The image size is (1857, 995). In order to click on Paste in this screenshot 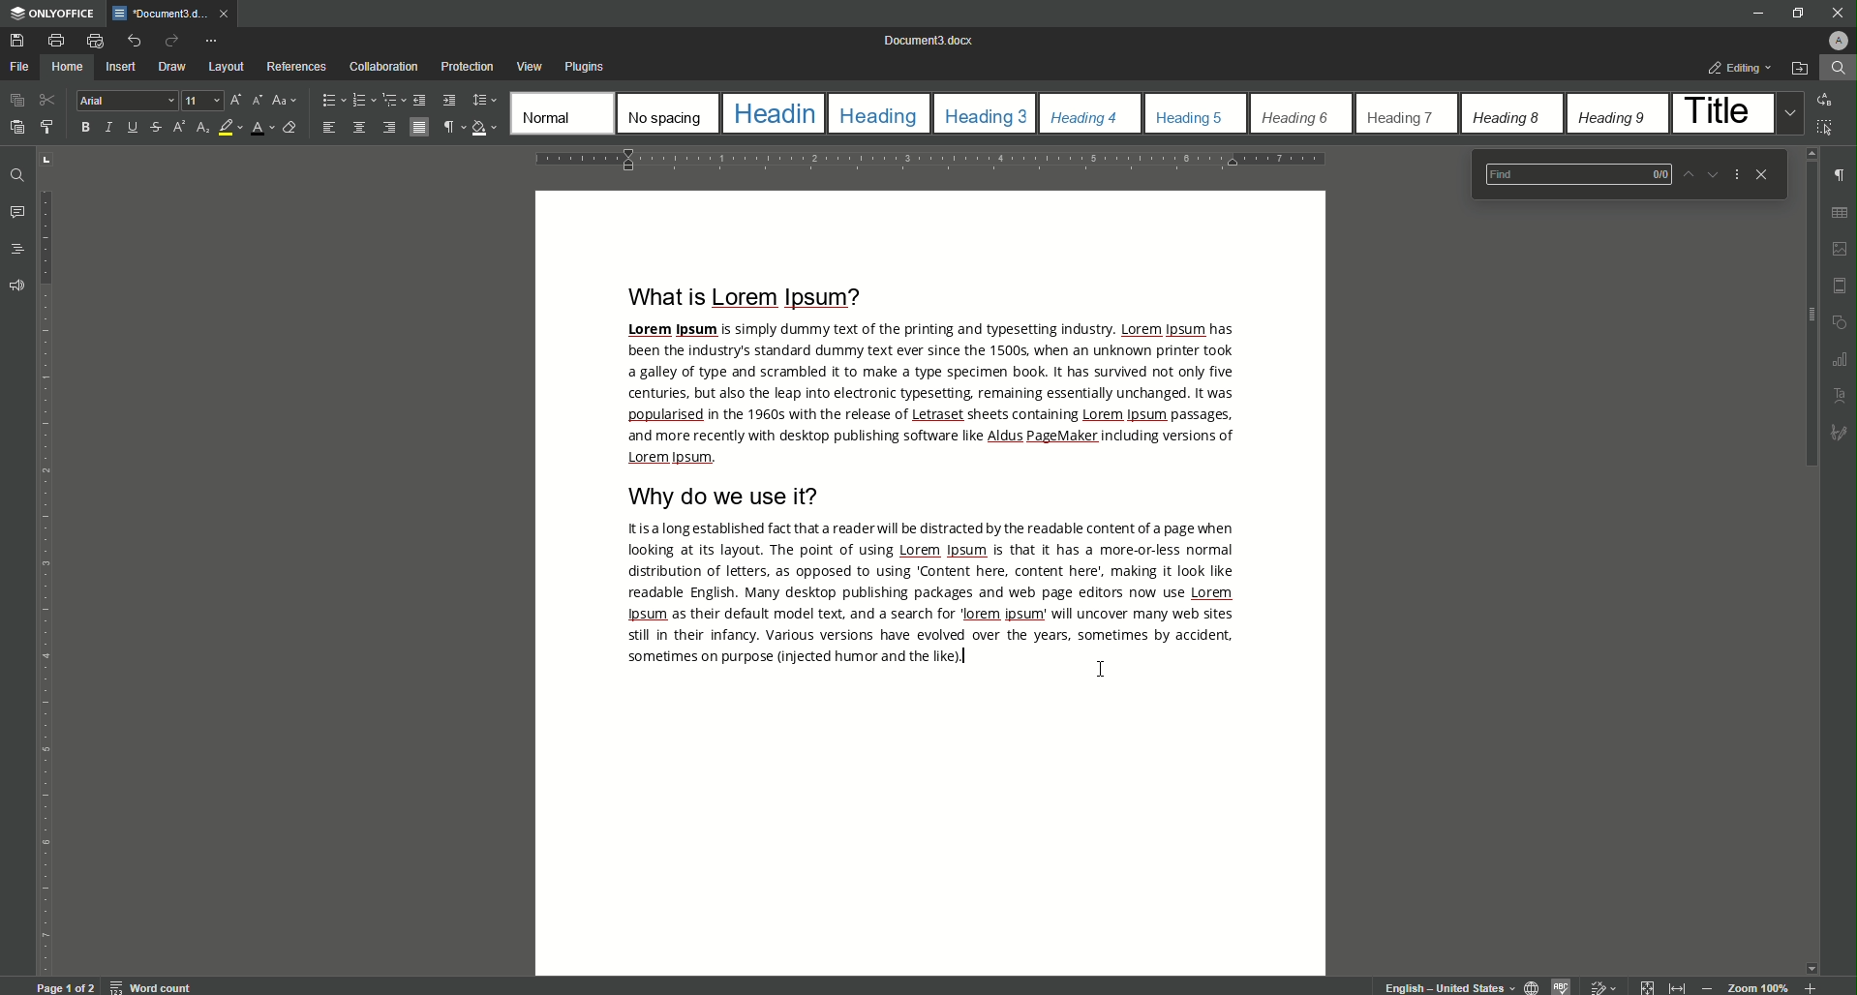, I will do `click(15, 126)`.